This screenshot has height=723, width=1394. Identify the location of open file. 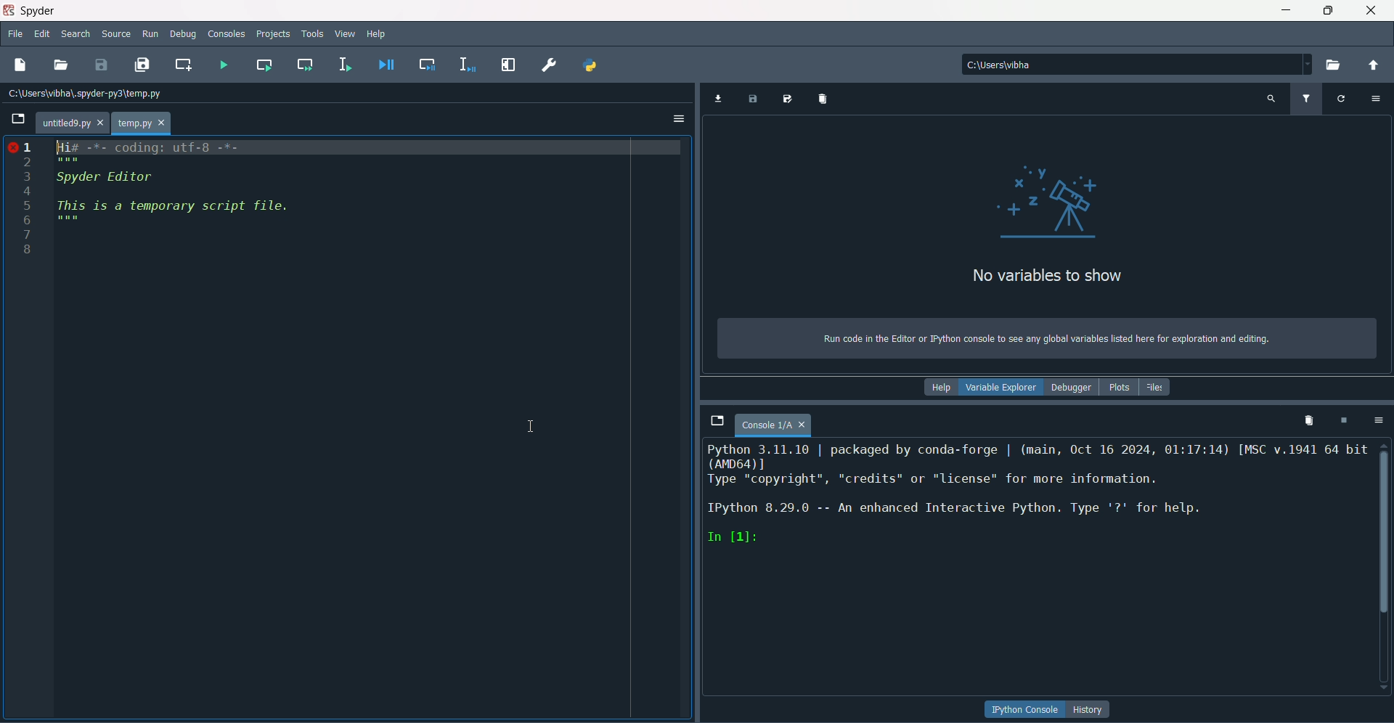
(62, 61).